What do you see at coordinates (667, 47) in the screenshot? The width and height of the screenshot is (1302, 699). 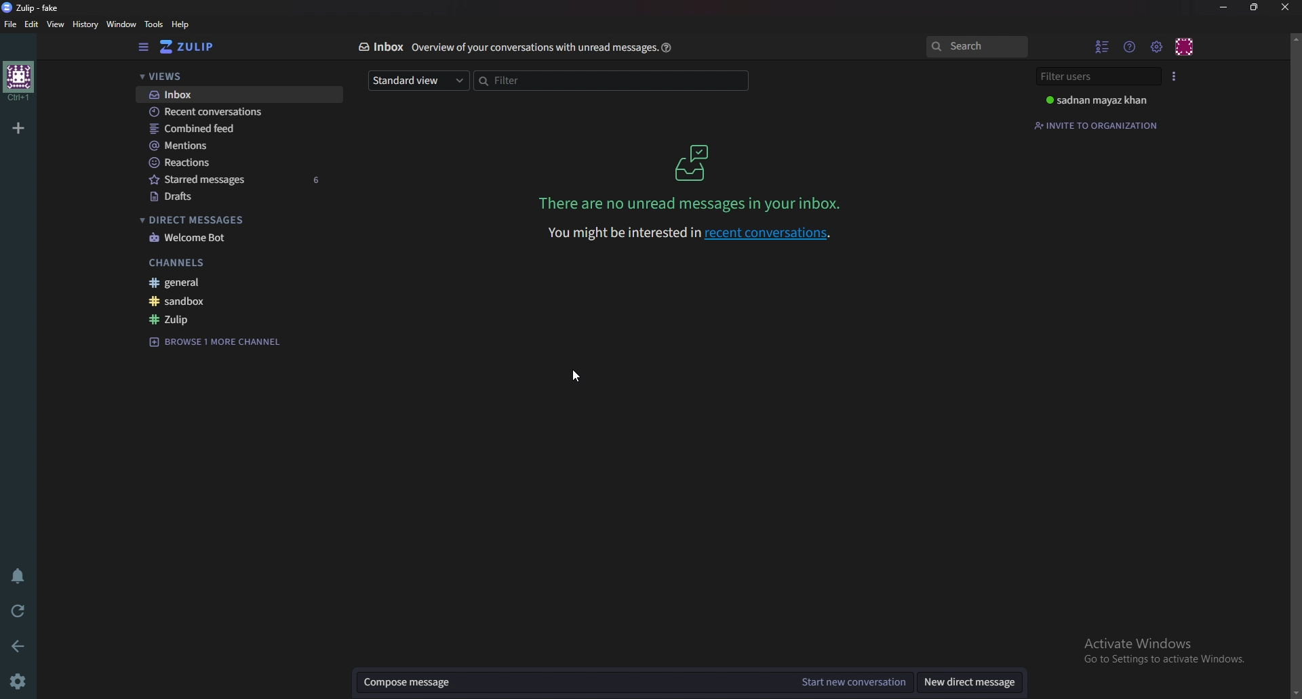 I see `help` at bounding box center [667, 47].